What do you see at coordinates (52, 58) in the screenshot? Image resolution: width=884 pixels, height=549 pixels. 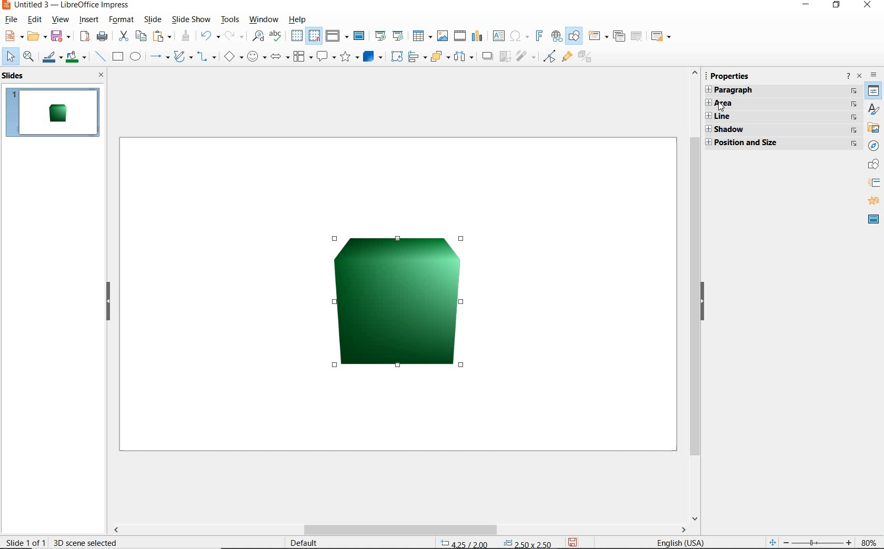 I see `line color` at bounding box center [52, 58].